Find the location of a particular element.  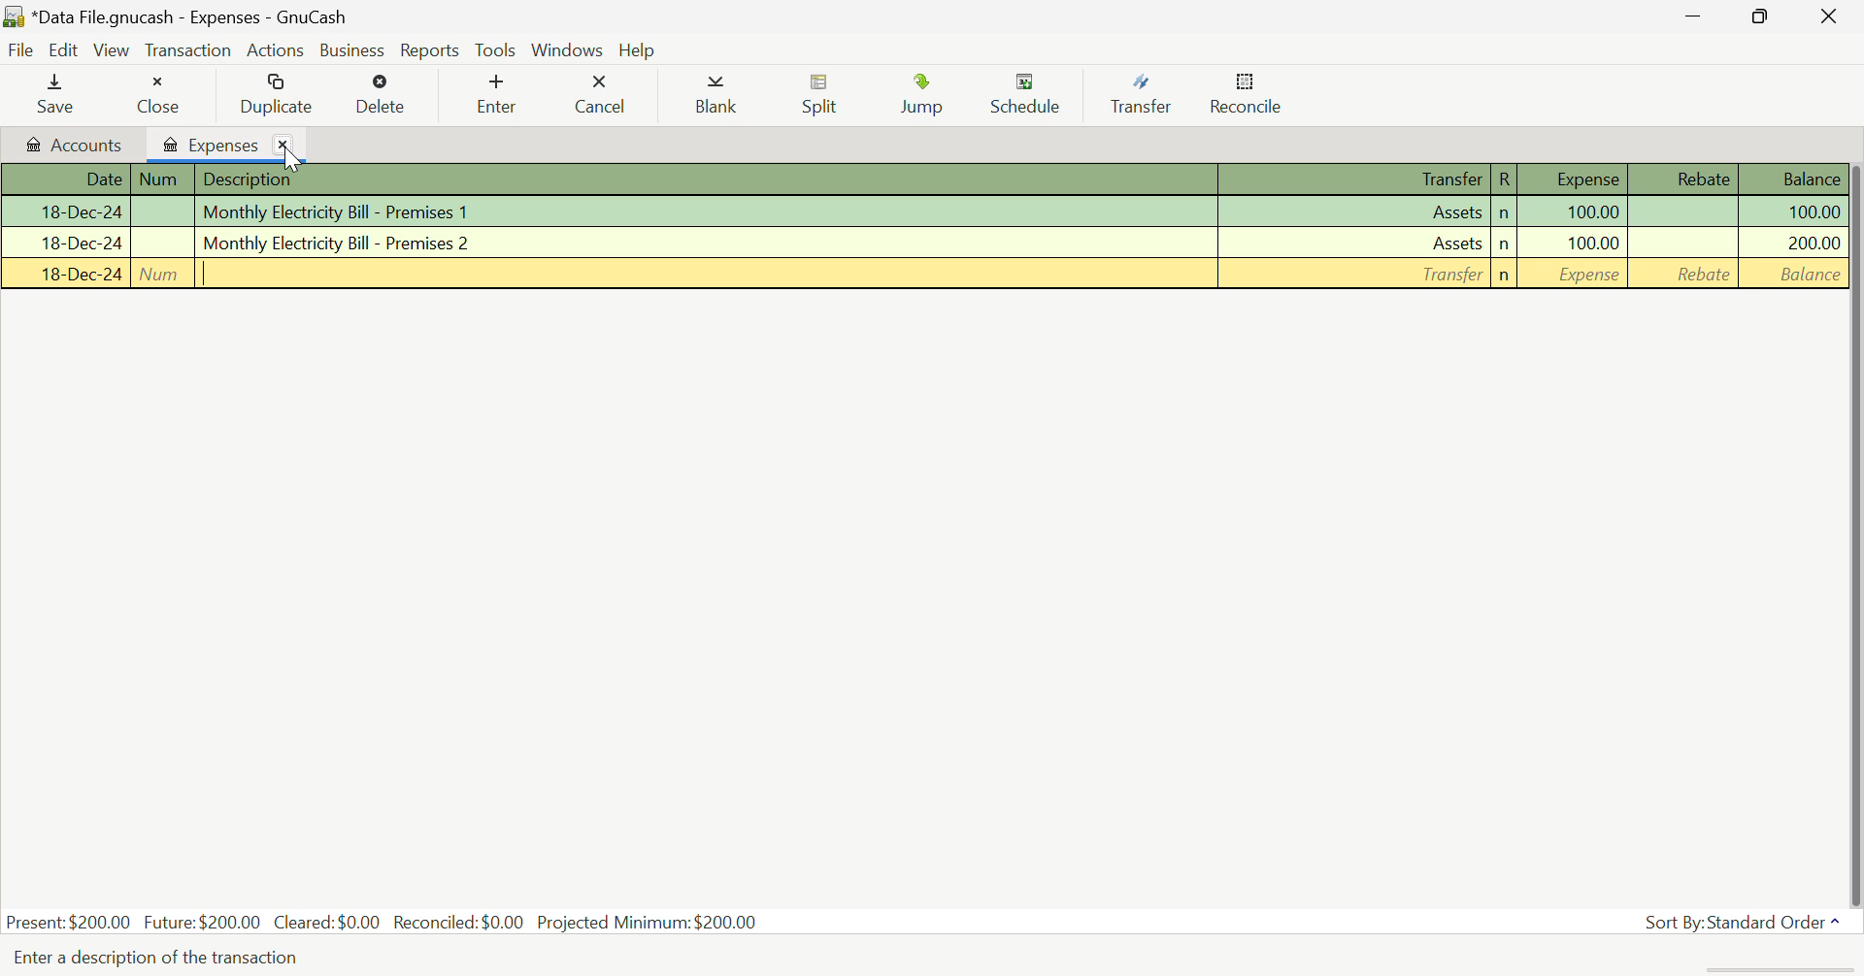

Jump is located at coordinates (928, 98).